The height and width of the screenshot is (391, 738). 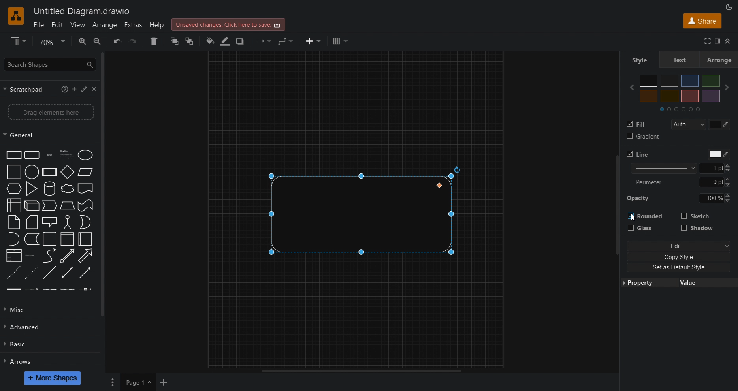 What do you see at coordinates (26, 327) in the screenshot?
I see `Advanced` at bounding box center [26, 327].